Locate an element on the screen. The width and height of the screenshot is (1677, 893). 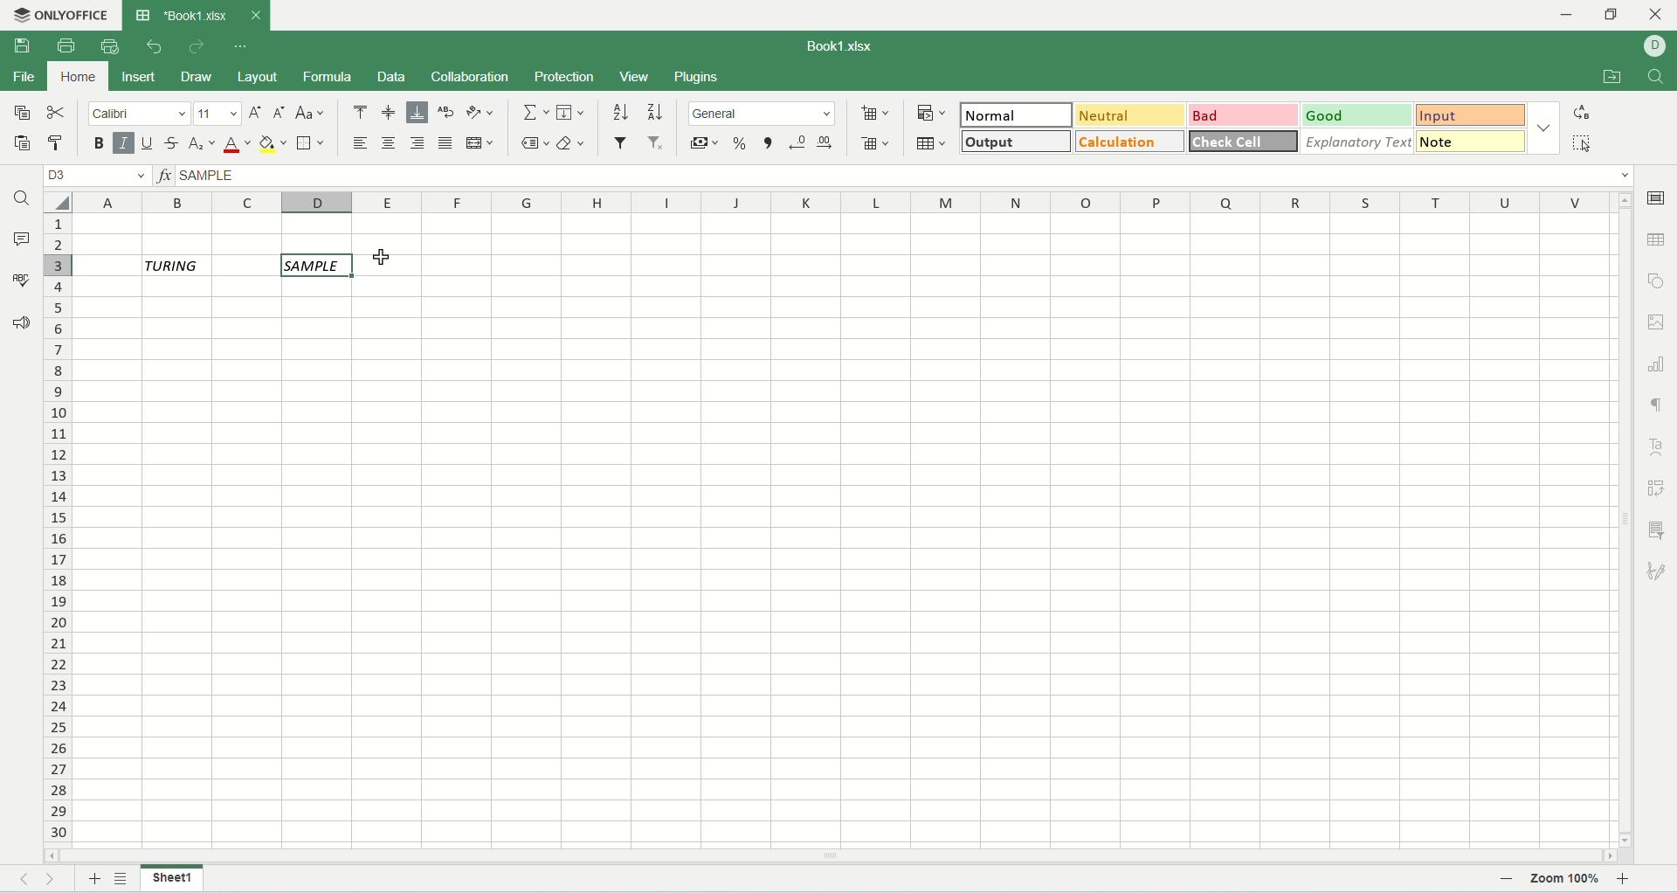
calculation is located at coordinates (1132, 141).